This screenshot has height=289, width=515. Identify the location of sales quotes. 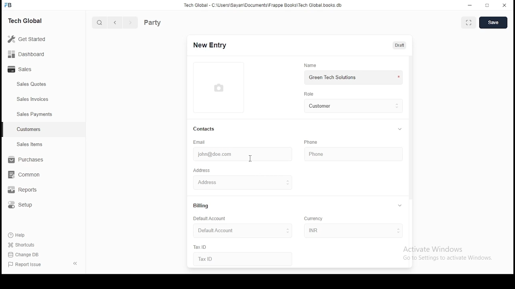
(33, 84).